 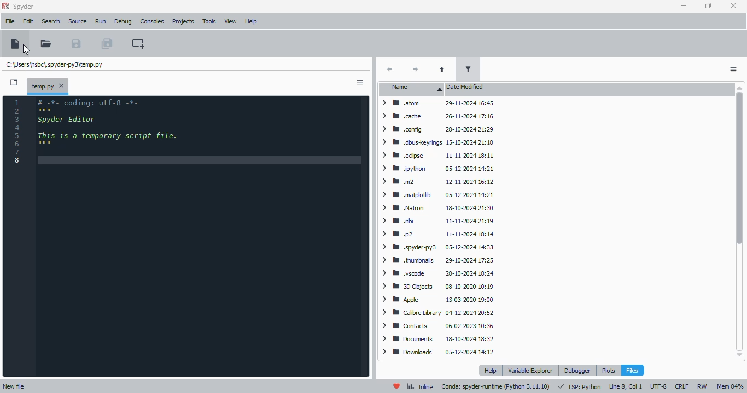 I want to click on parent, so click(x=442, y=69).